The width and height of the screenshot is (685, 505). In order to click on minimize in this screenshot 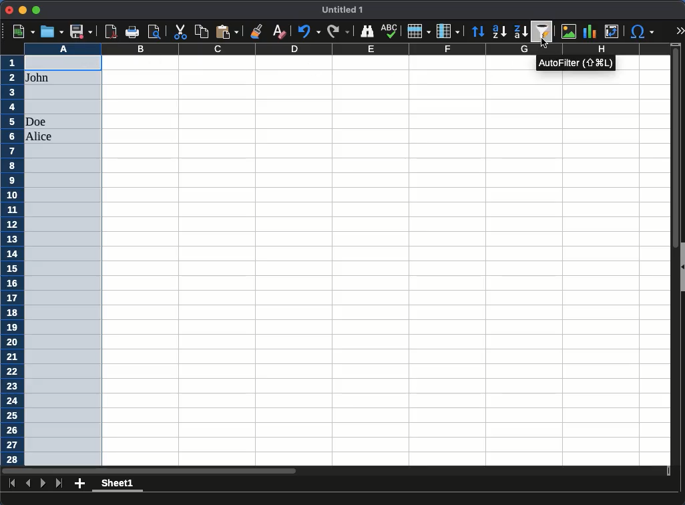, I will do `click(22, 10)`.